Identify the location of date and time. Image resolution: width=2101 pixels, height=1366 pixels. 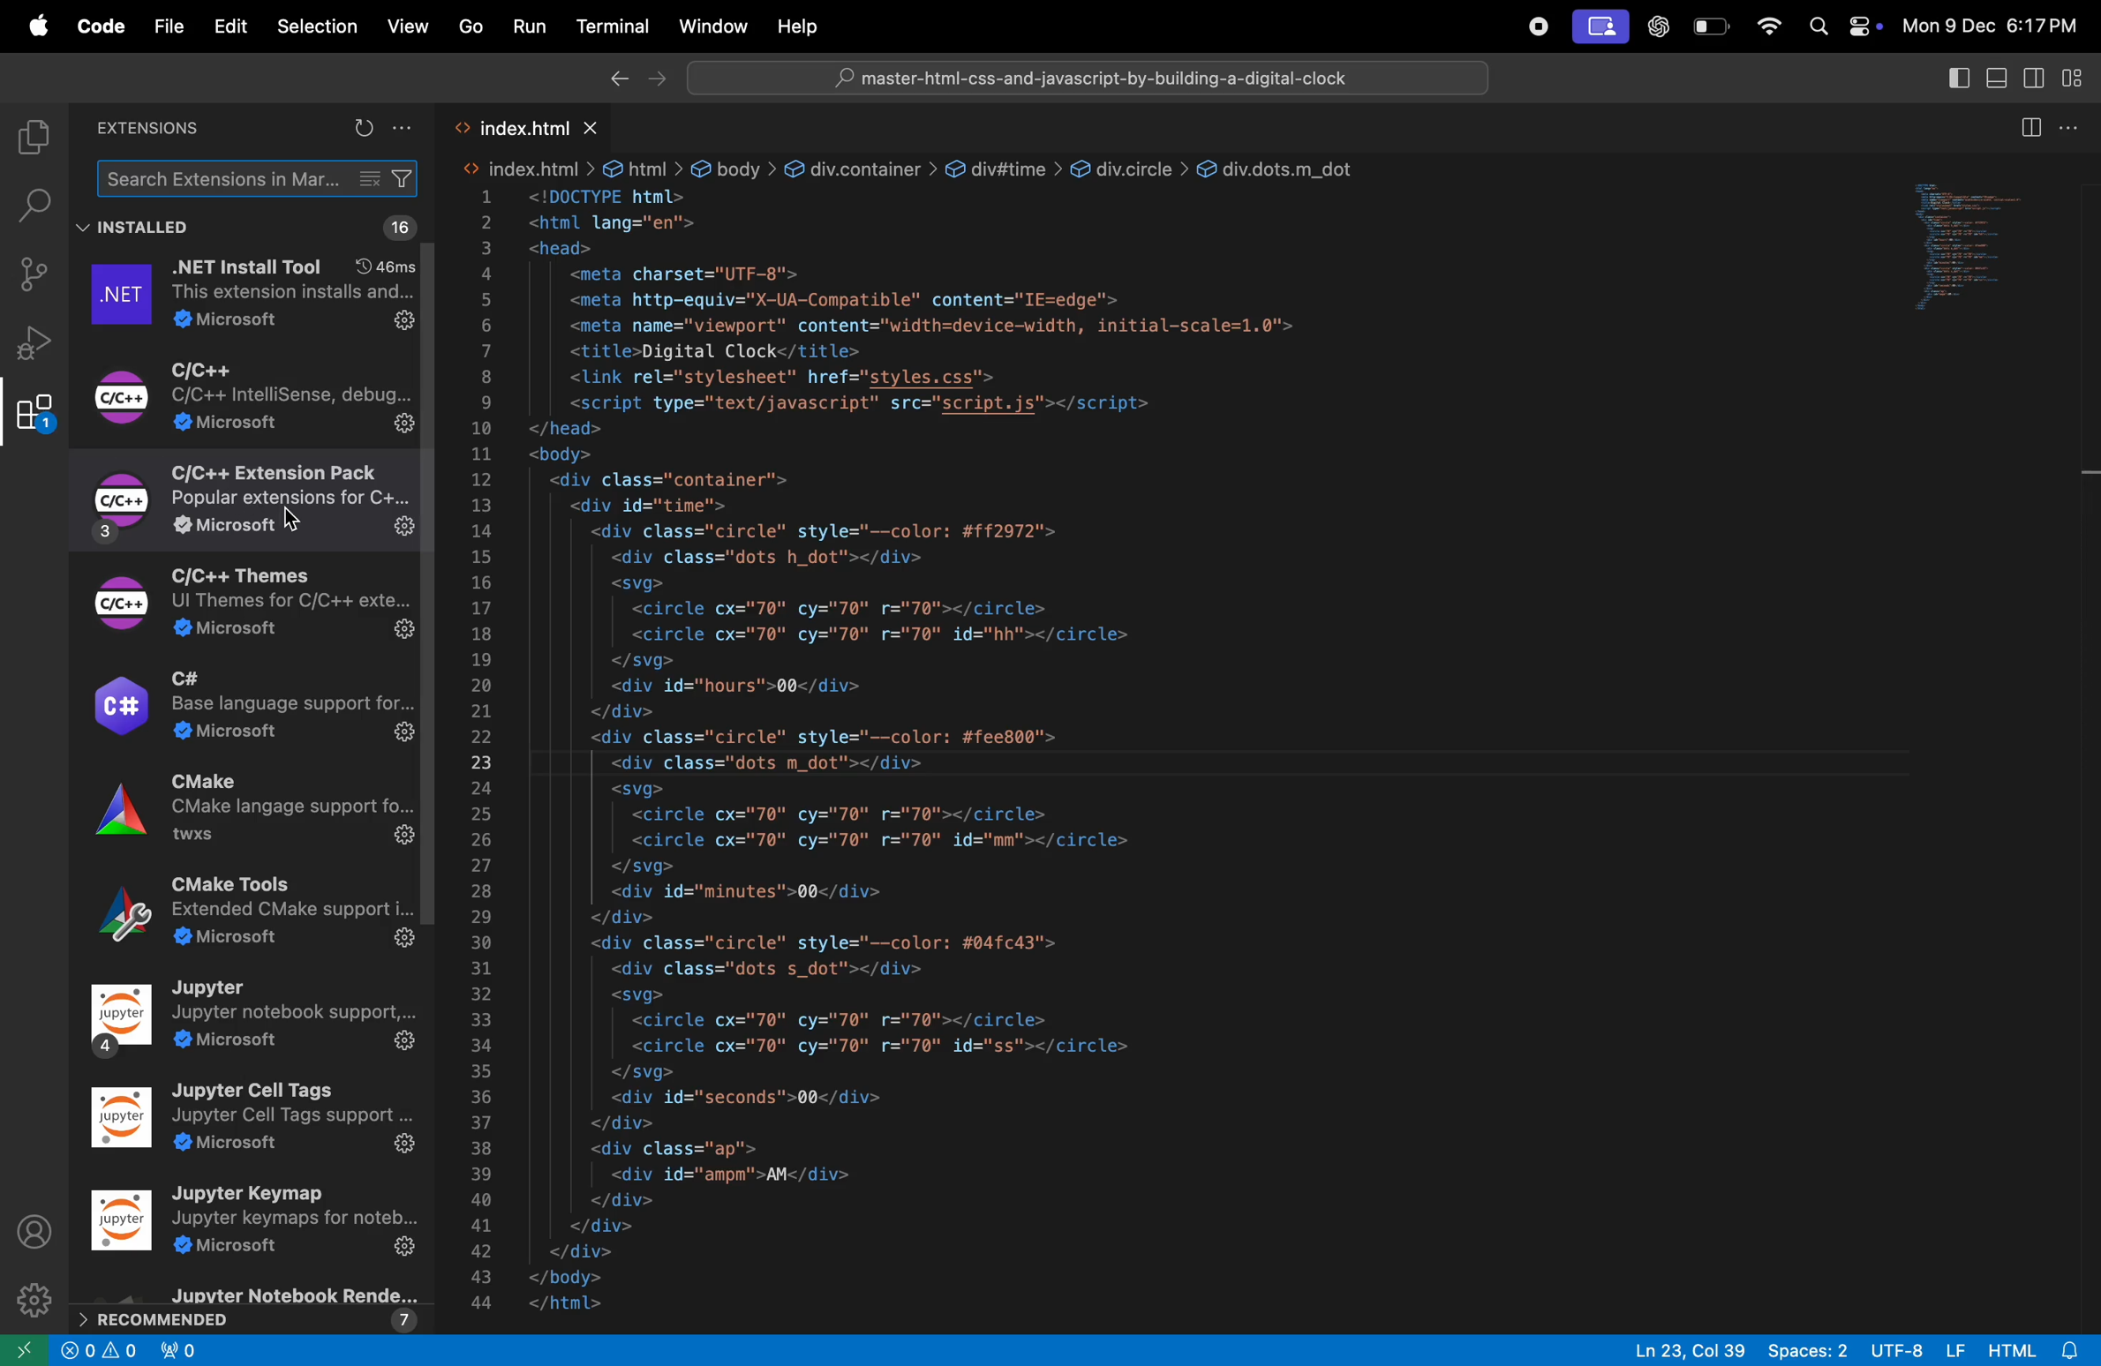
(1992, 26).